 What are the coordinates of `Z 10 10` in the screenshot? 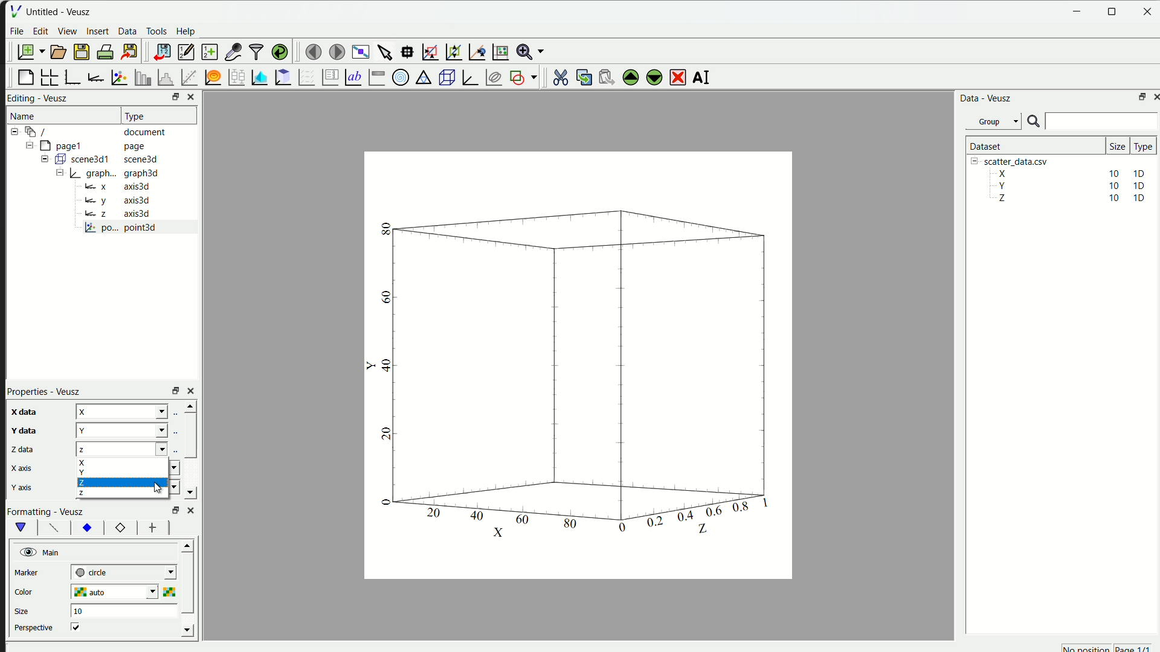 It's located at (1069, 199).